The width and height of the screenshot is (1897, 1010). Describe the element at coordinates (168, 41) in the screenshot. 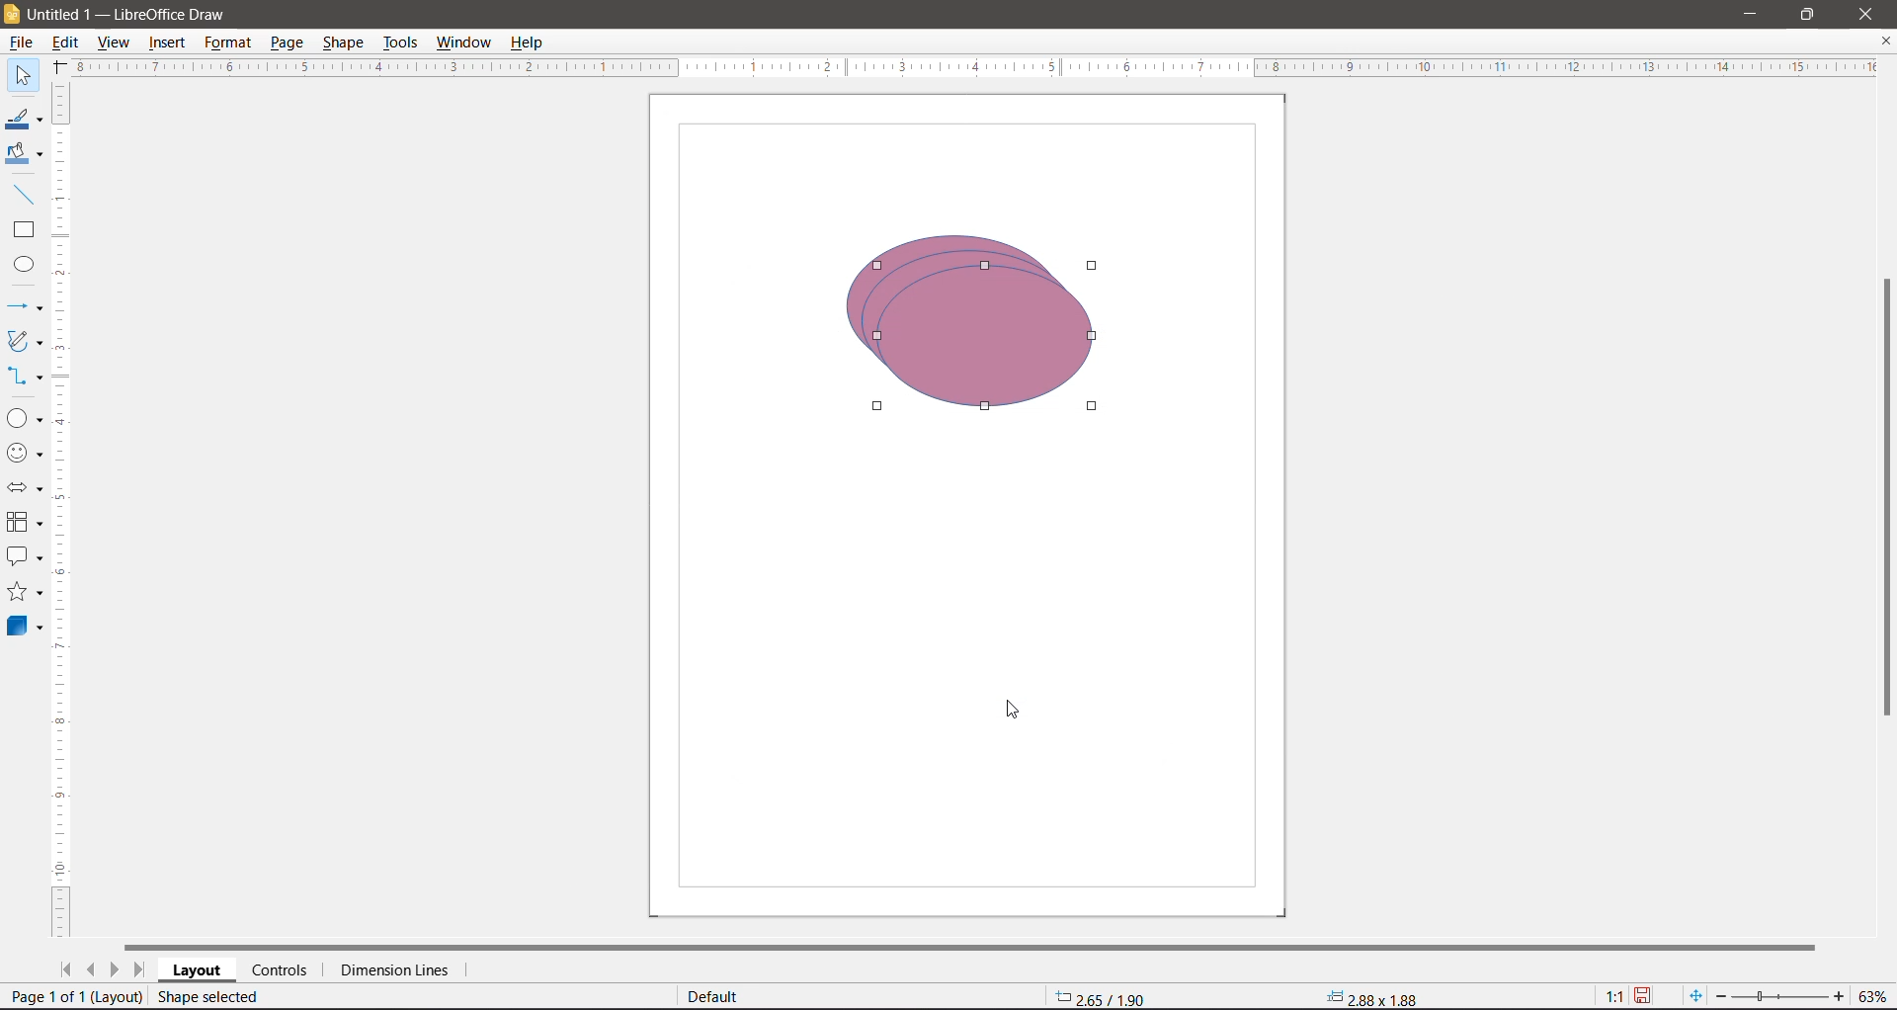

I see `Insert` at that location.